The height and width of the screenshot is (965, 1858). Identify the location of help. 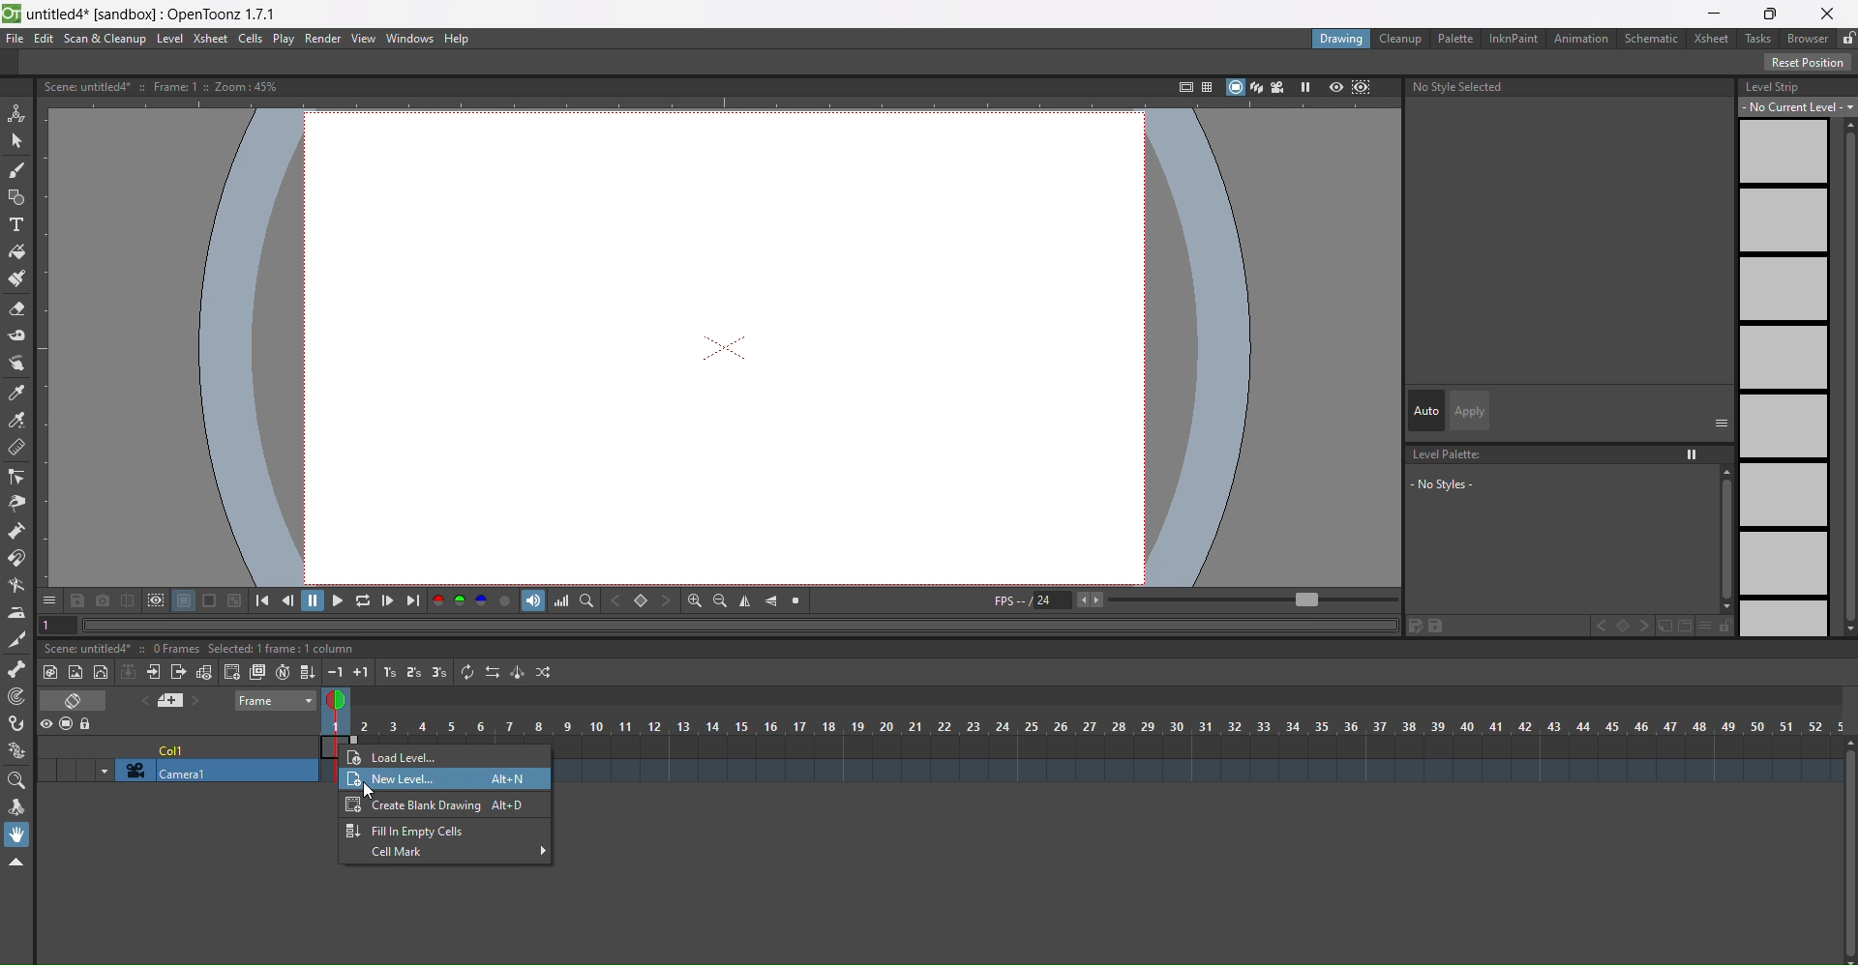
(462, 39).